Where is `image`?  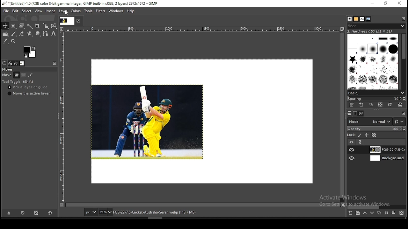 image is located at coordinates (51, 11).